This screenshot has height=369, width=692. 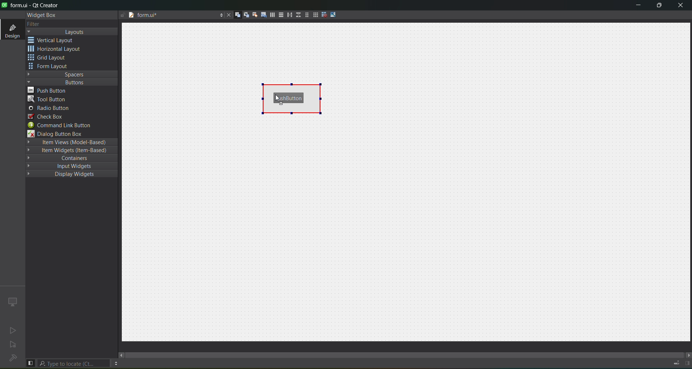 I want to click on break layout, so click(x=324, y=14).